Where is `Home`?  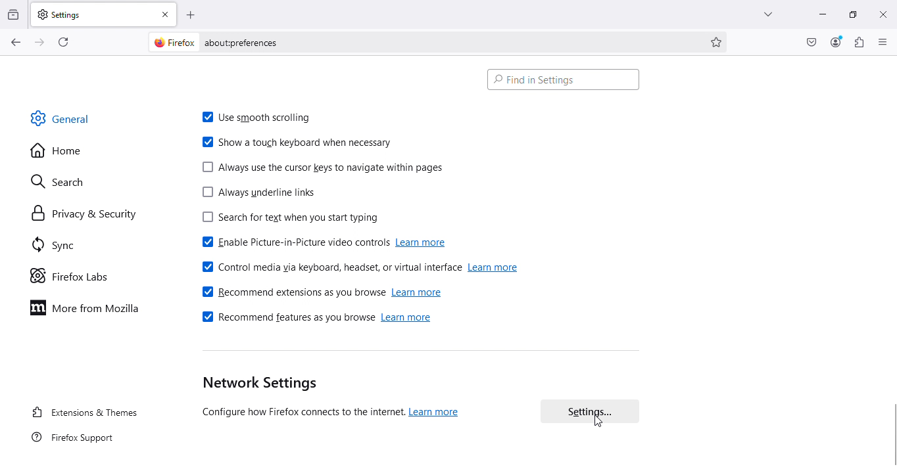
Home is located at coordinates (57, 151).